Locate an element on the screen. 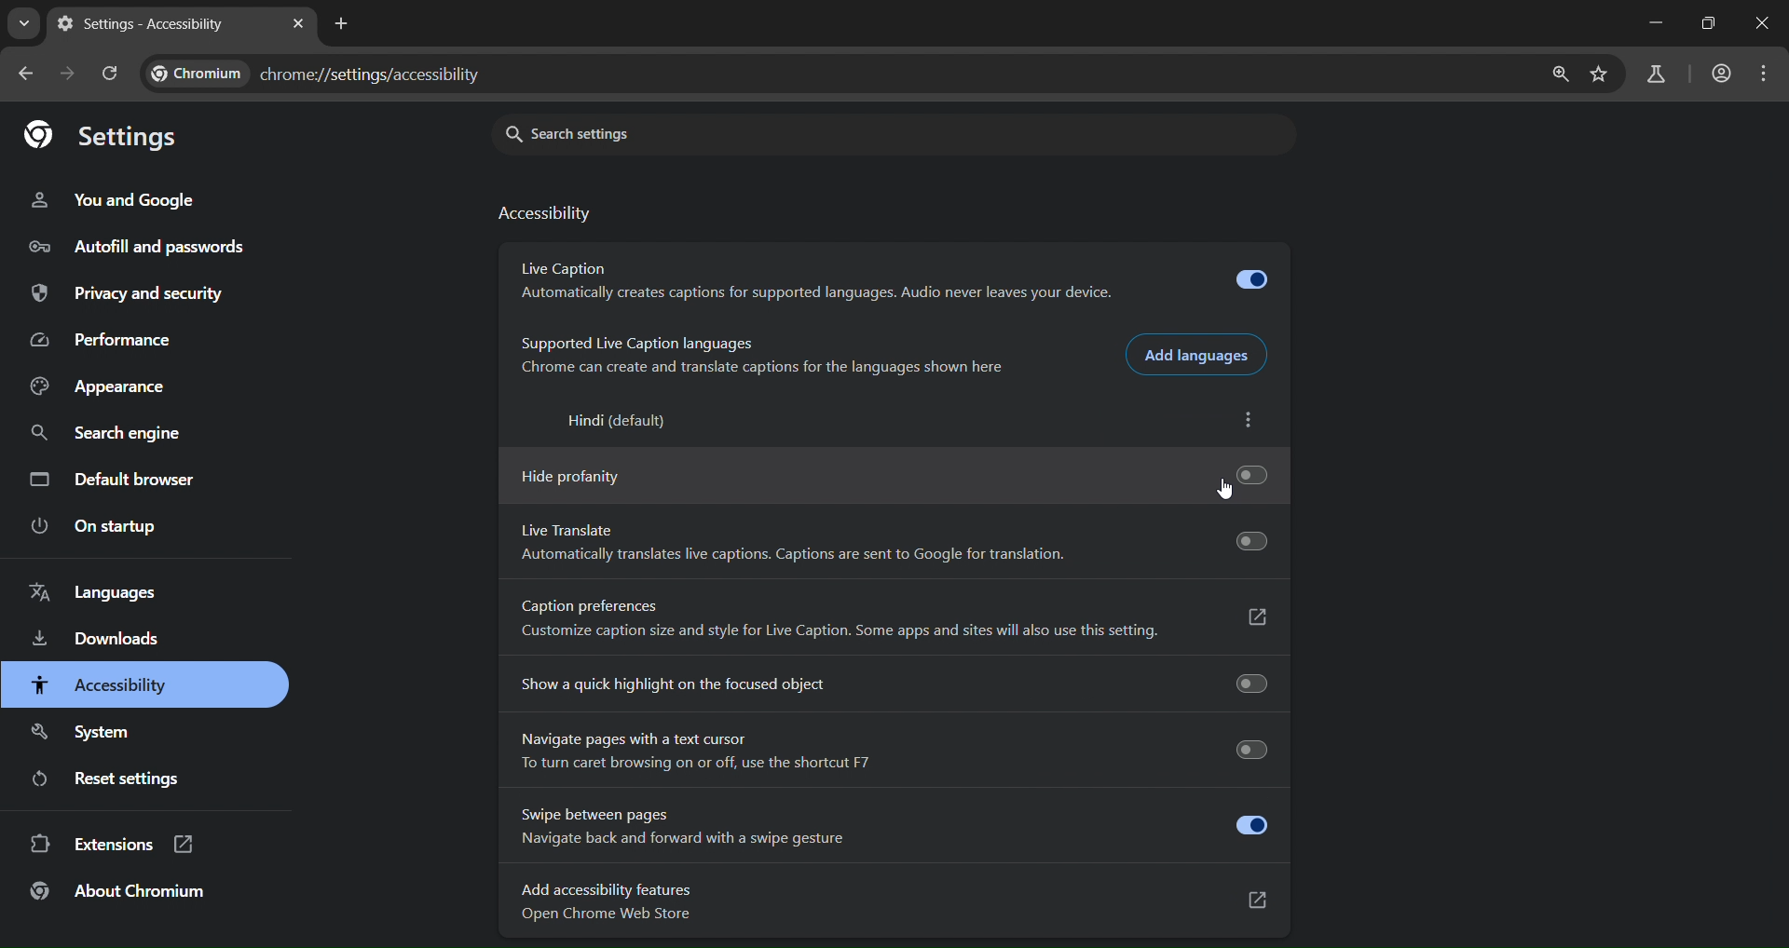  you and google is located at coordinates (122, 204).